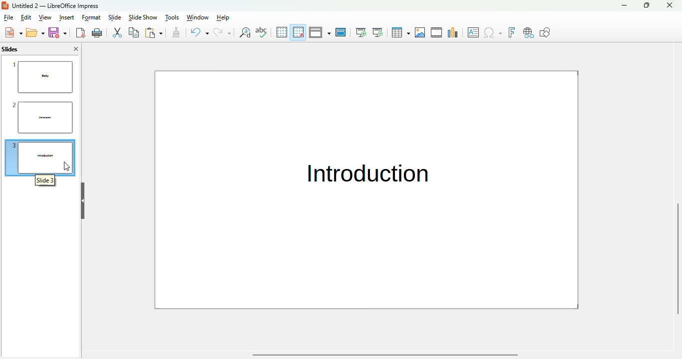 The image size is (682, 359). I want to click on view, so click(45, 17).